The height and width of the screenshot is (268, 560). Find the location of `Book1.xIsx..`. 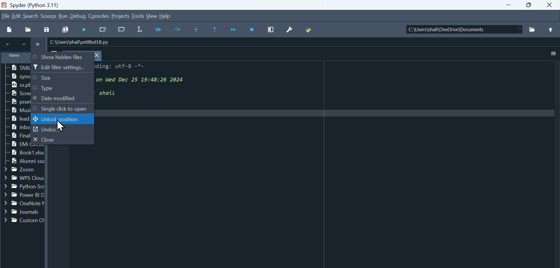

Book1.xIsx.. is located at coordinates (23, 153).